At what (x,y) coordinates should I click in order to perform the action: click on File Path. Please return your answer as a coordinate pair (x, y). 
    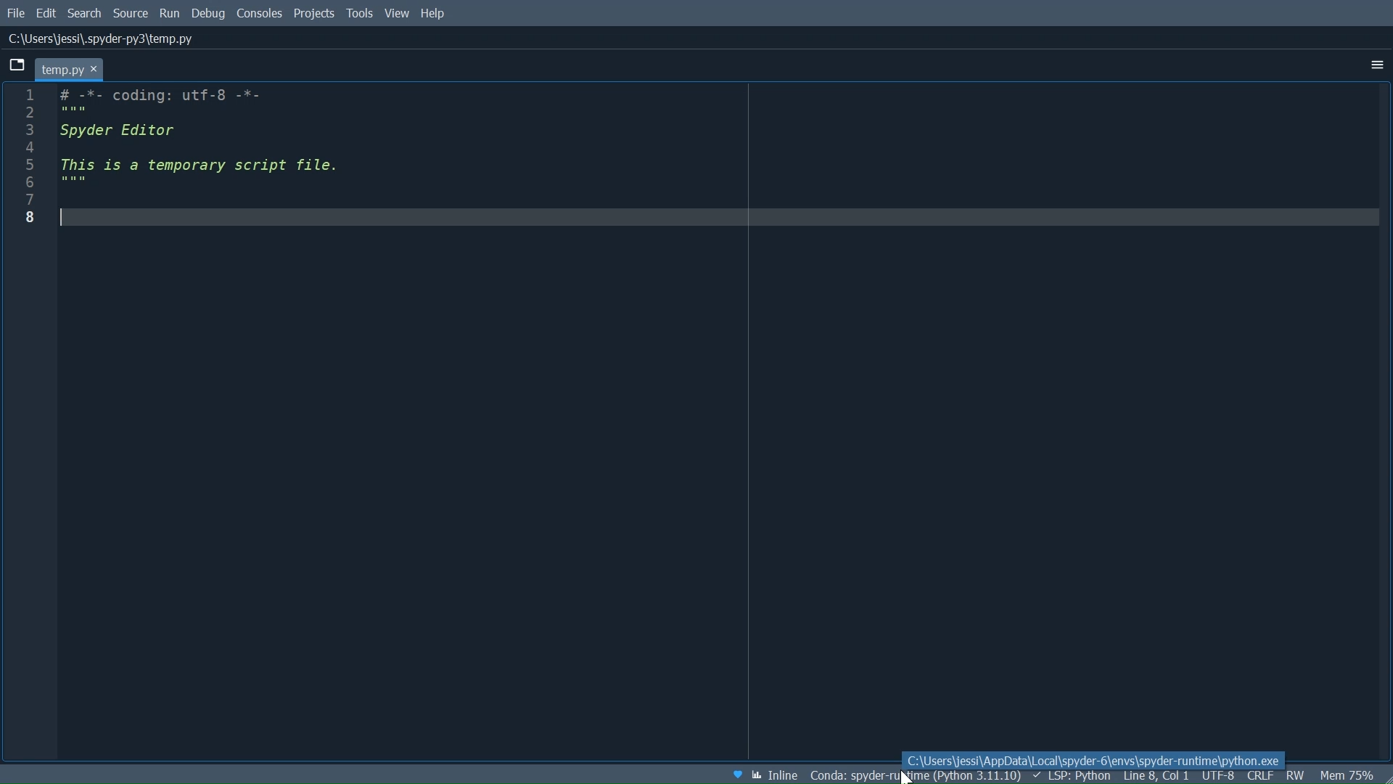
    Looking at the image, I should click on (104, 38).